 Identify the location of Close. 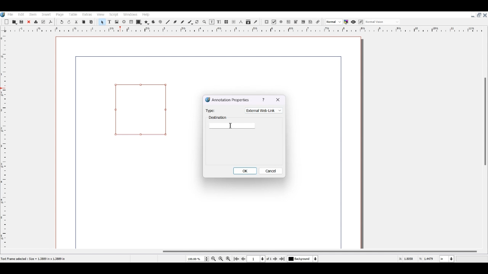
(29, 22).